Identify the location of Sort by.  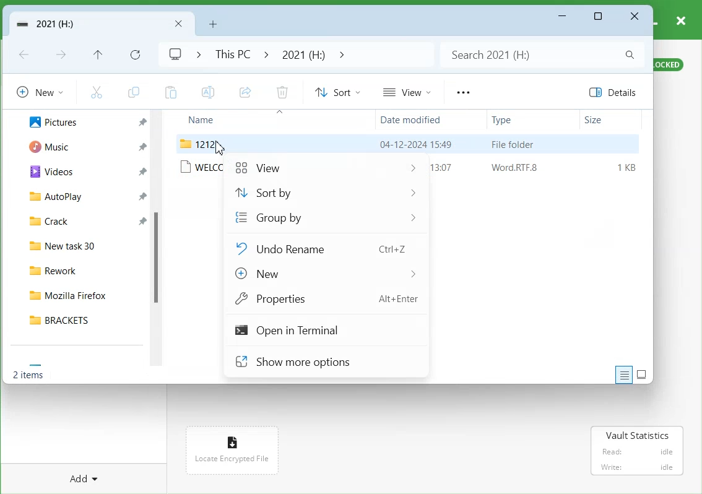
(326, 193).